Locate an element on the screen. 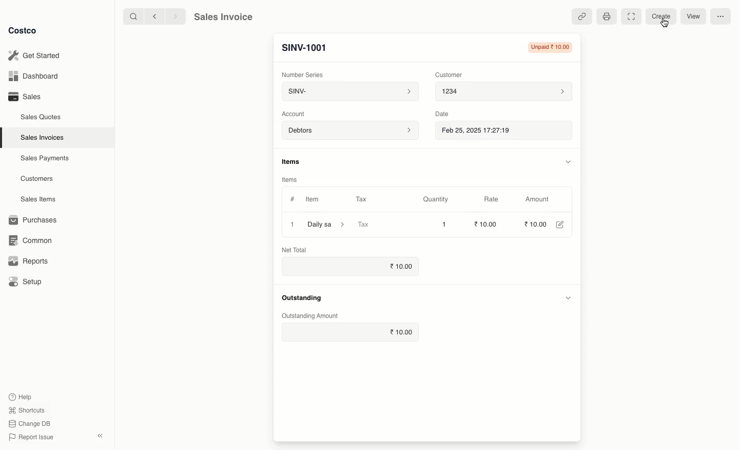 The width and height of the screenshot is (739, 450). Reports is located at coordinates (28, 262).